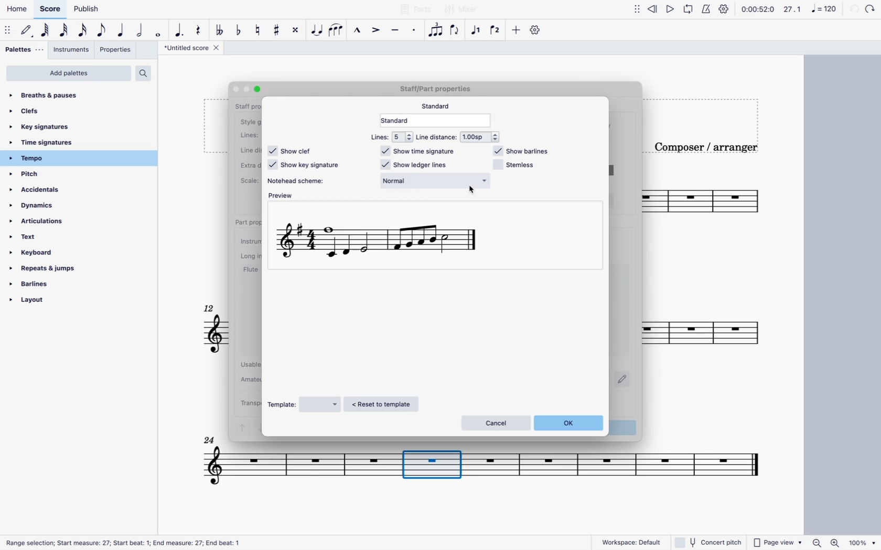 Image resolution: width=881 pixels, height=550 pixels. What do you see at coordinates (158, 30) in the screenshot?
I see `full note` at bounding box center [158, 30].